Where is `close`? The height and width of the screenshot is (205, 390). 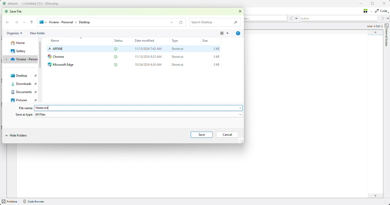 close is located at coordinates (385, 4).